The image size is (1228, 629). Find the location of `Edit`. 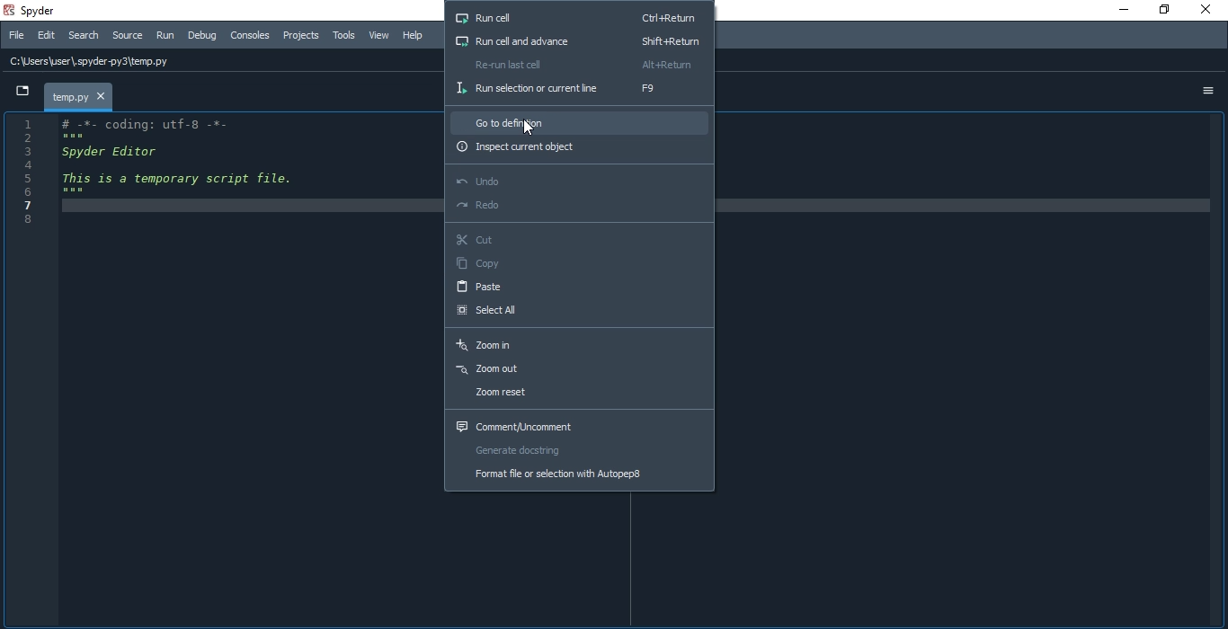

Edit is located at coordinates (49, 36).